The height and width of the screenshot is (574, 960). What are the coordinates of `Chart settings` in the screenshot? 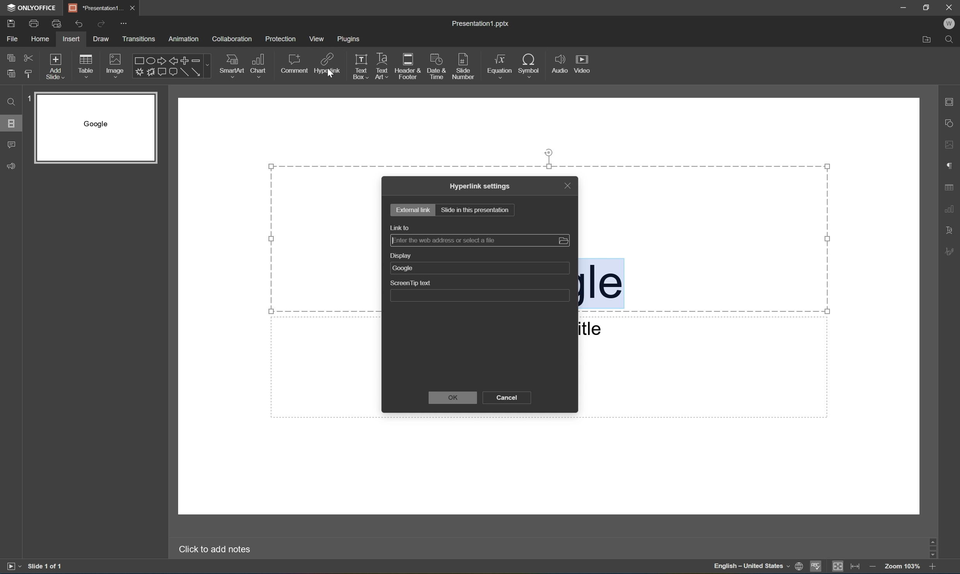 It's located at (949, 209).